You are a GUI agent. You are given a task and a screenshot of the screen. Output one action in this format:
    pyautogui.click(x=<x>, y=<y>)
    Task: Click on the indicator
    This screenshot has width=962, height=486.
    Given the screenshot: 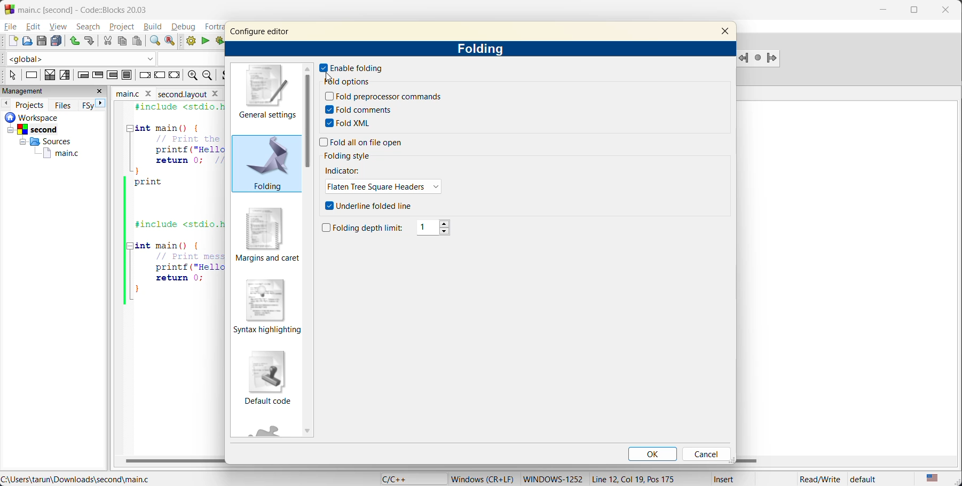 What is the action you would take?
    pyautogui.click(x=348, y=170)
    